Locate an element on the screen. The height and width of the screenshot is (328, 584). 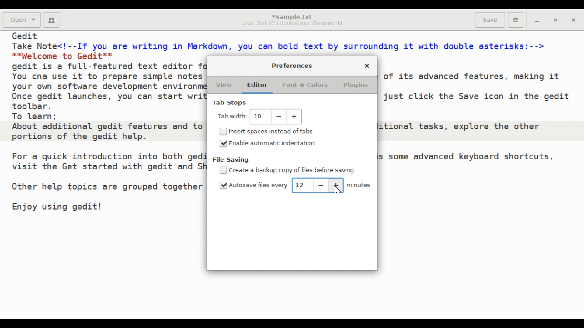
(un)select create a backup copy of files before saving is located at coordinates (288, 170).